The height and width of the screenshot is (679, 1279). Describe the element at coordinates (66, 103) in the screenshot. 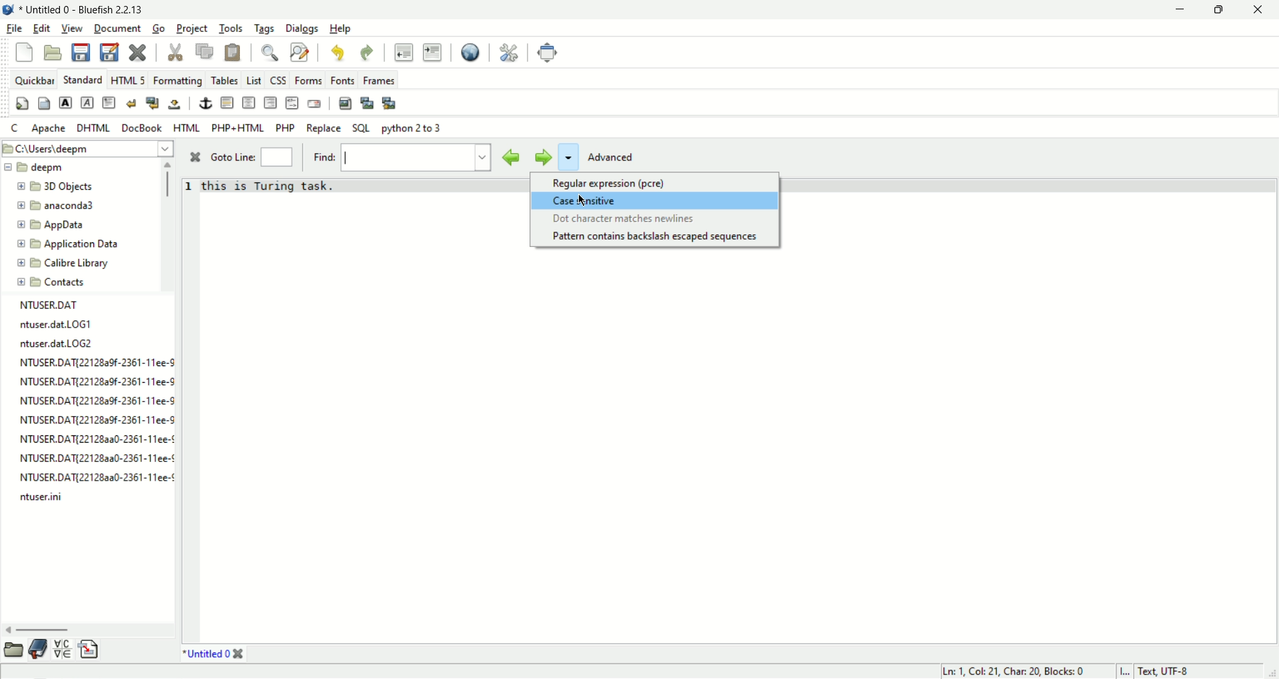

I see `strong` at that location.